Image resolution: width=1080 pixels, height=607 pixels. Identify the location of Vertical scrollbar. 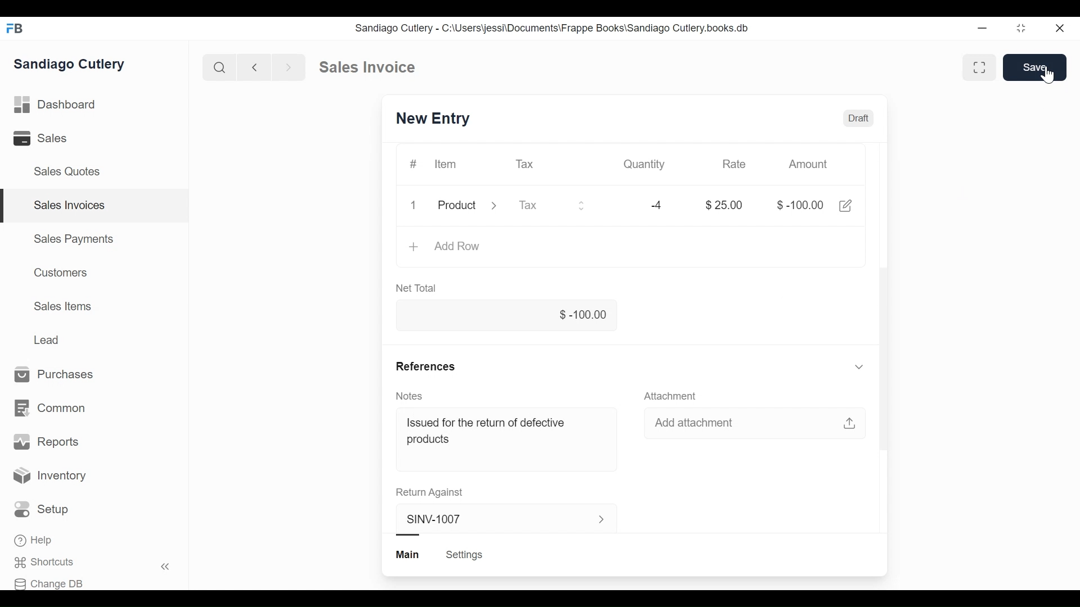
(885, 357).